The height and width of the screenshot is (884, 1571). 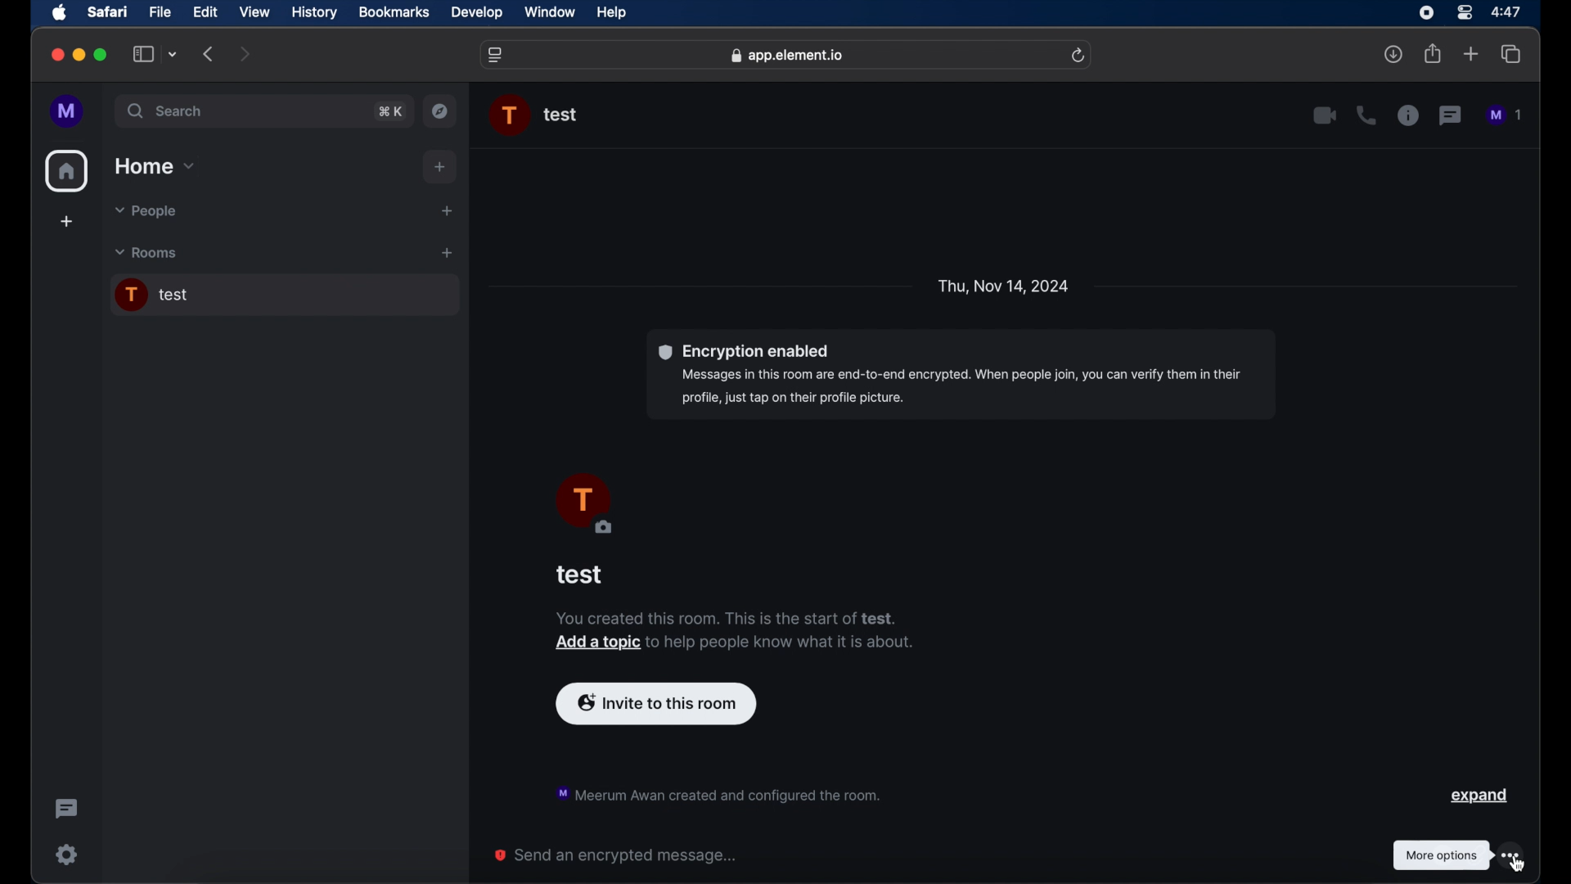 I want to click on tooltip, so click(x=1439, y=855).